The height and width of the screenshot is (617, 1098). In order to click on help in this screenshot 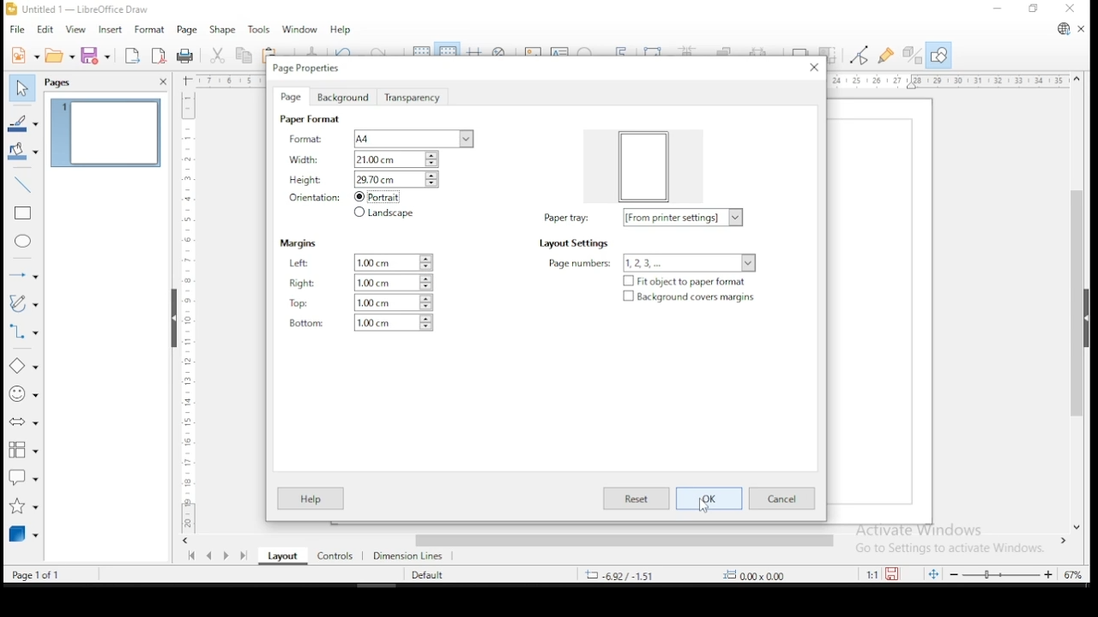, I will do `click(312, 500)`.